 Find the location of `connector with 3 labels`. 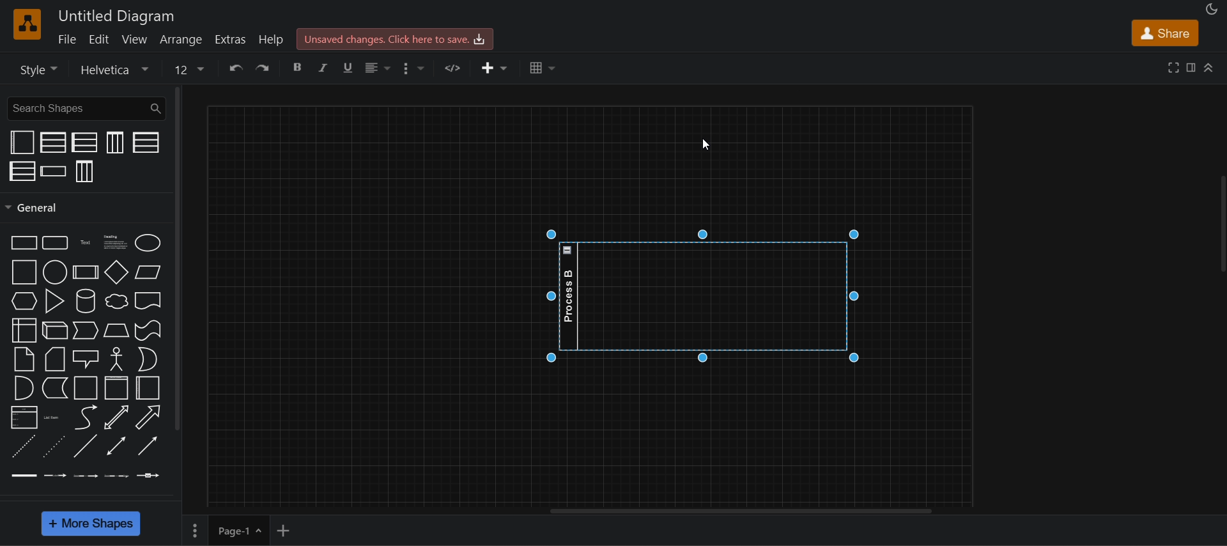

connector with 3 labels is located at coordinates (116, 476).